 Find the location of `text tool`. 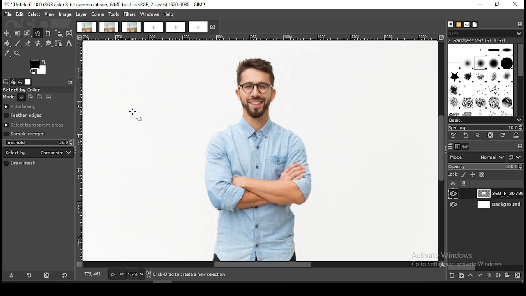

text tool is located at coordinates (69, 44).